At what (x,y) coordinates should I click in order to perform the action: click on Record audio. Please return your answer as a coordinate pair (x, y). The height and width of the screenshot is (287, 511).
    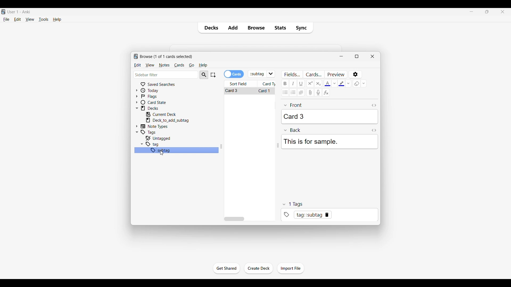
    Looking at the image, I should click on (318, 92).